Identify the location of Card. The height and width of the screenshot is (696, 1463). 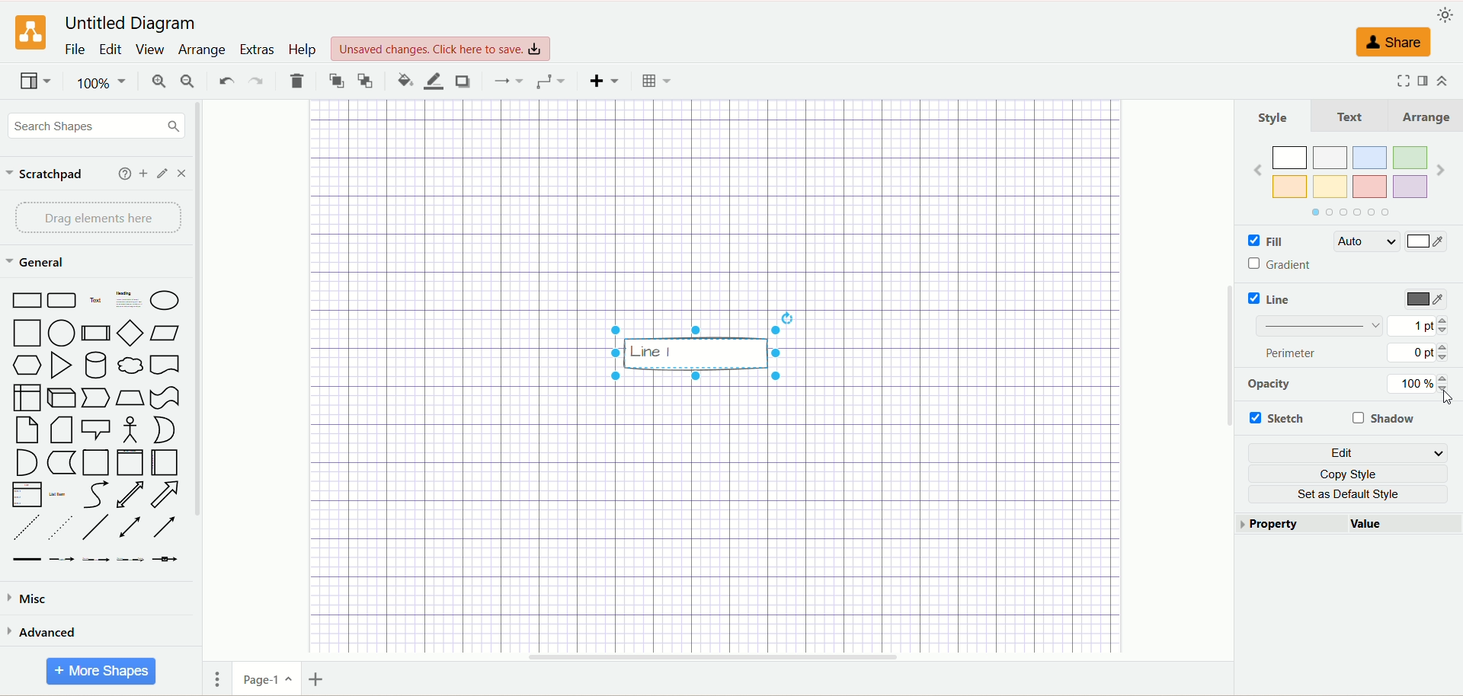
(61, 430).